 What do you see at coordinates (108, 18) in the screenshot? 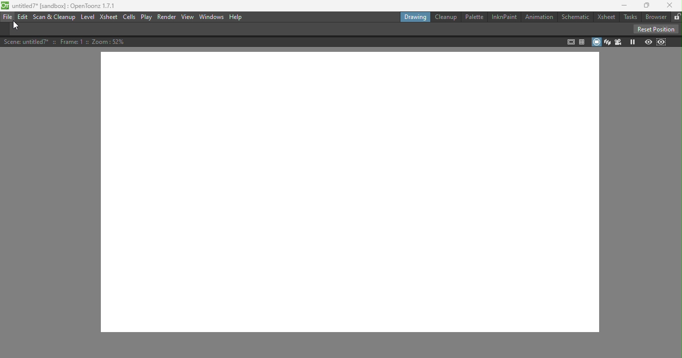
I see `Xsheet` at bounding box center [108, 18].